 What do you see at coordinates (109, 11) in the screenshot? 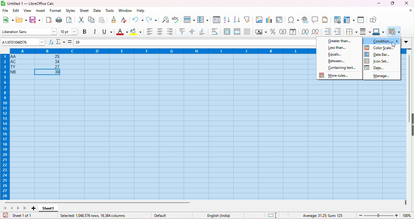
I see `tools` at bounding box center [109, 11].